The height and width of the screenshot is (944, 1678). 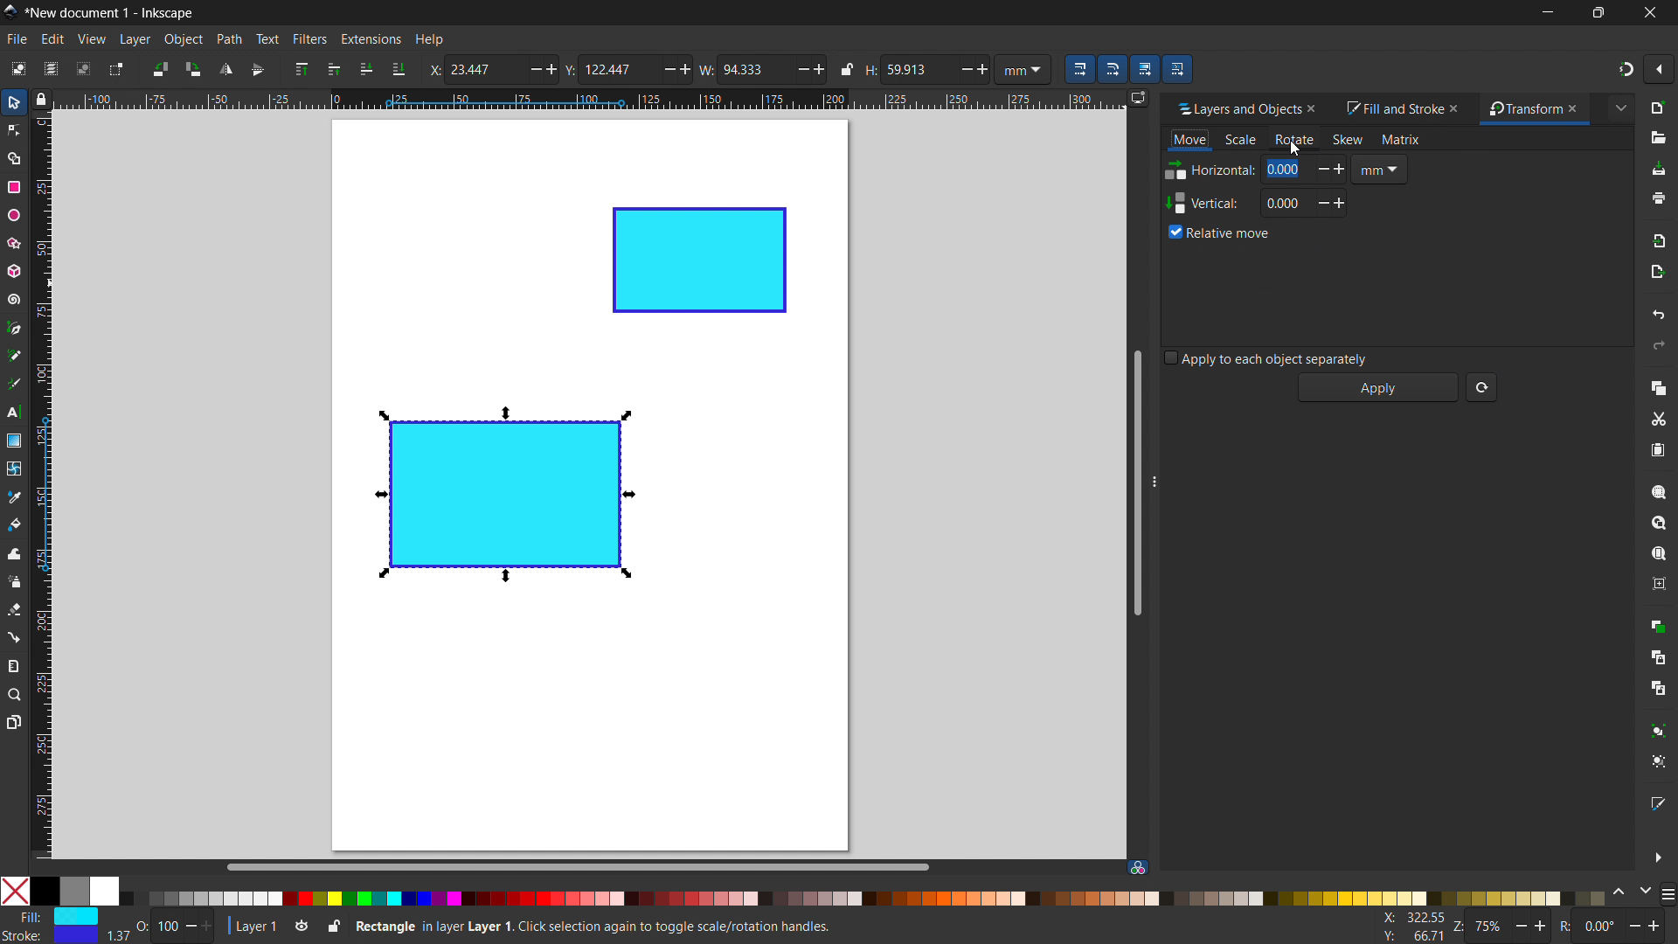 I want to click on more color opyions, so click(x=1668, y=892).